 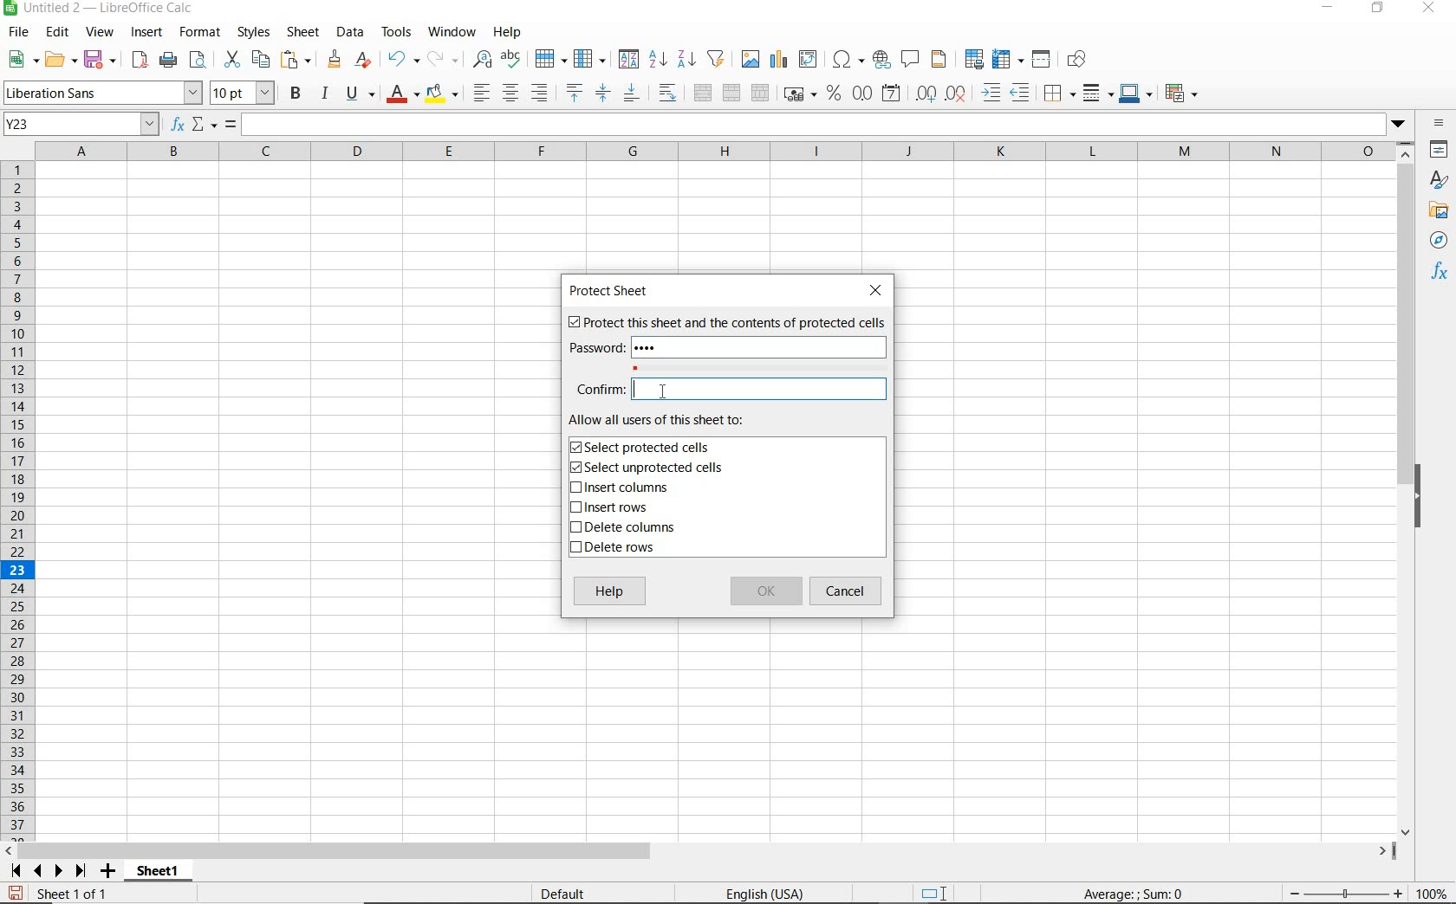 What do you see at coordinates (1439, 213) in the screenshot?
I see `GALLERY` at bounding box center [1439, 213].